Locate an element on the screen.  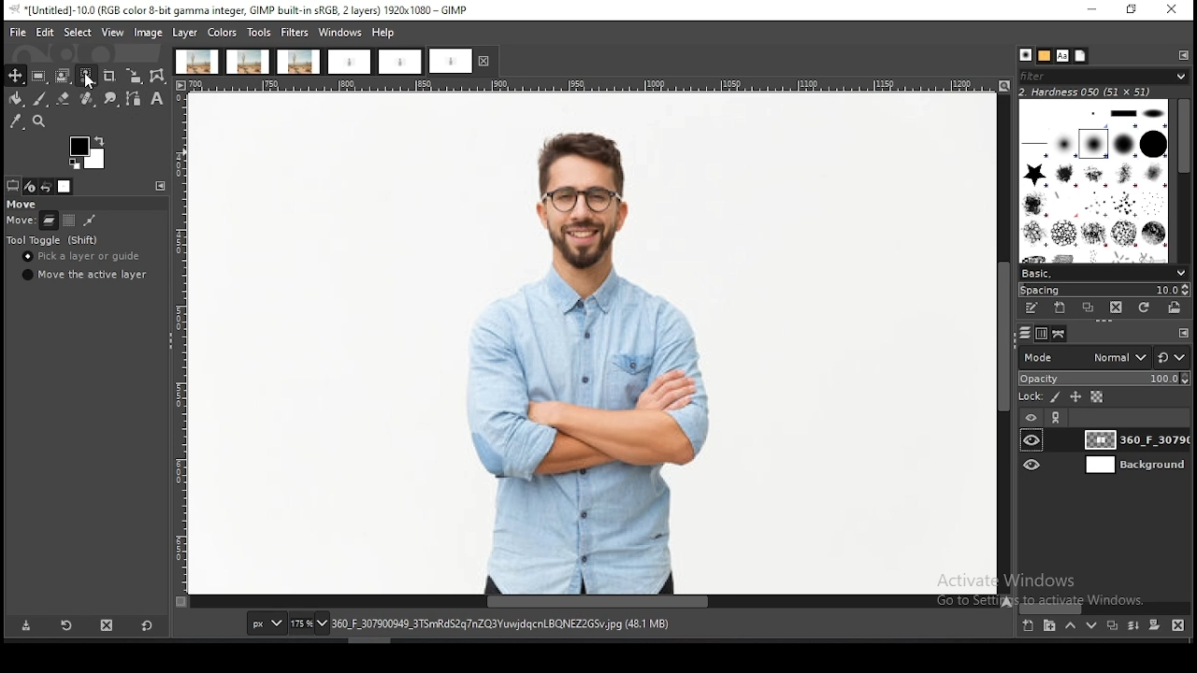
brushes is located at coordinates (1095, 180).